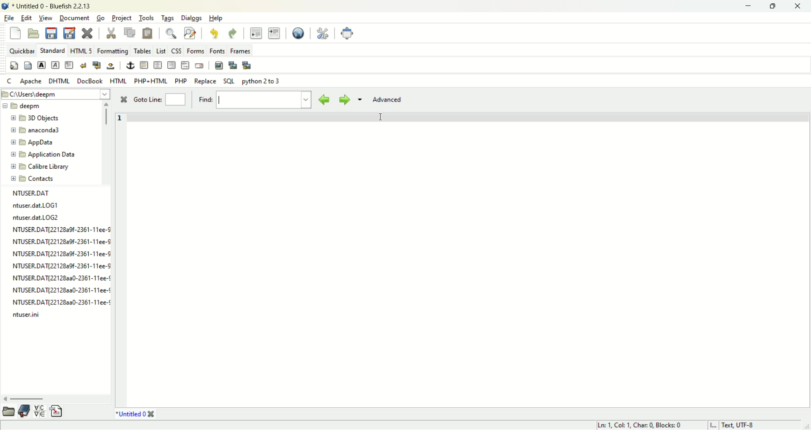  What do you see at coordinates (112, 52) in the screenshot?
I see `formatting` at bounding box center [112, 52].